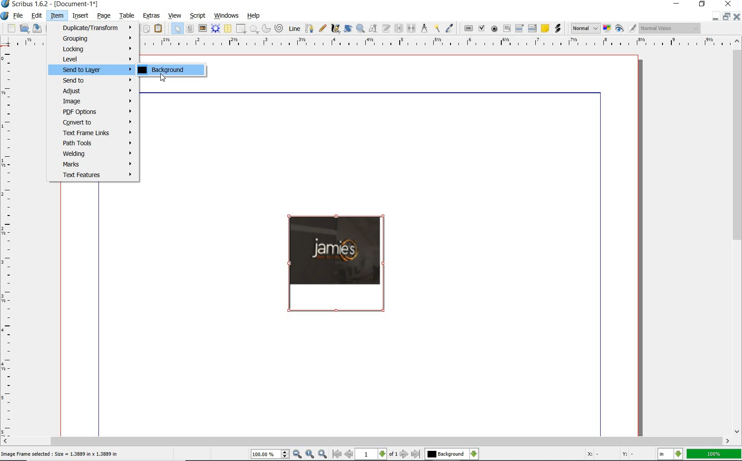 The image size is (742, 461). What do you see at coordinates (95, 144) in the screenshot?
I see `Path Tools` at bounding box center [95, 144].